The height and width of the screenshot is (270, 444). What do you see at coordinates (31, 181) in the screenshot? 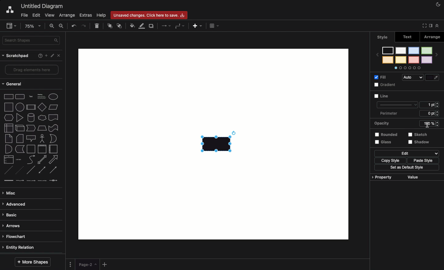
I see `connector with 2 labels` at bounding box center [31, 181].